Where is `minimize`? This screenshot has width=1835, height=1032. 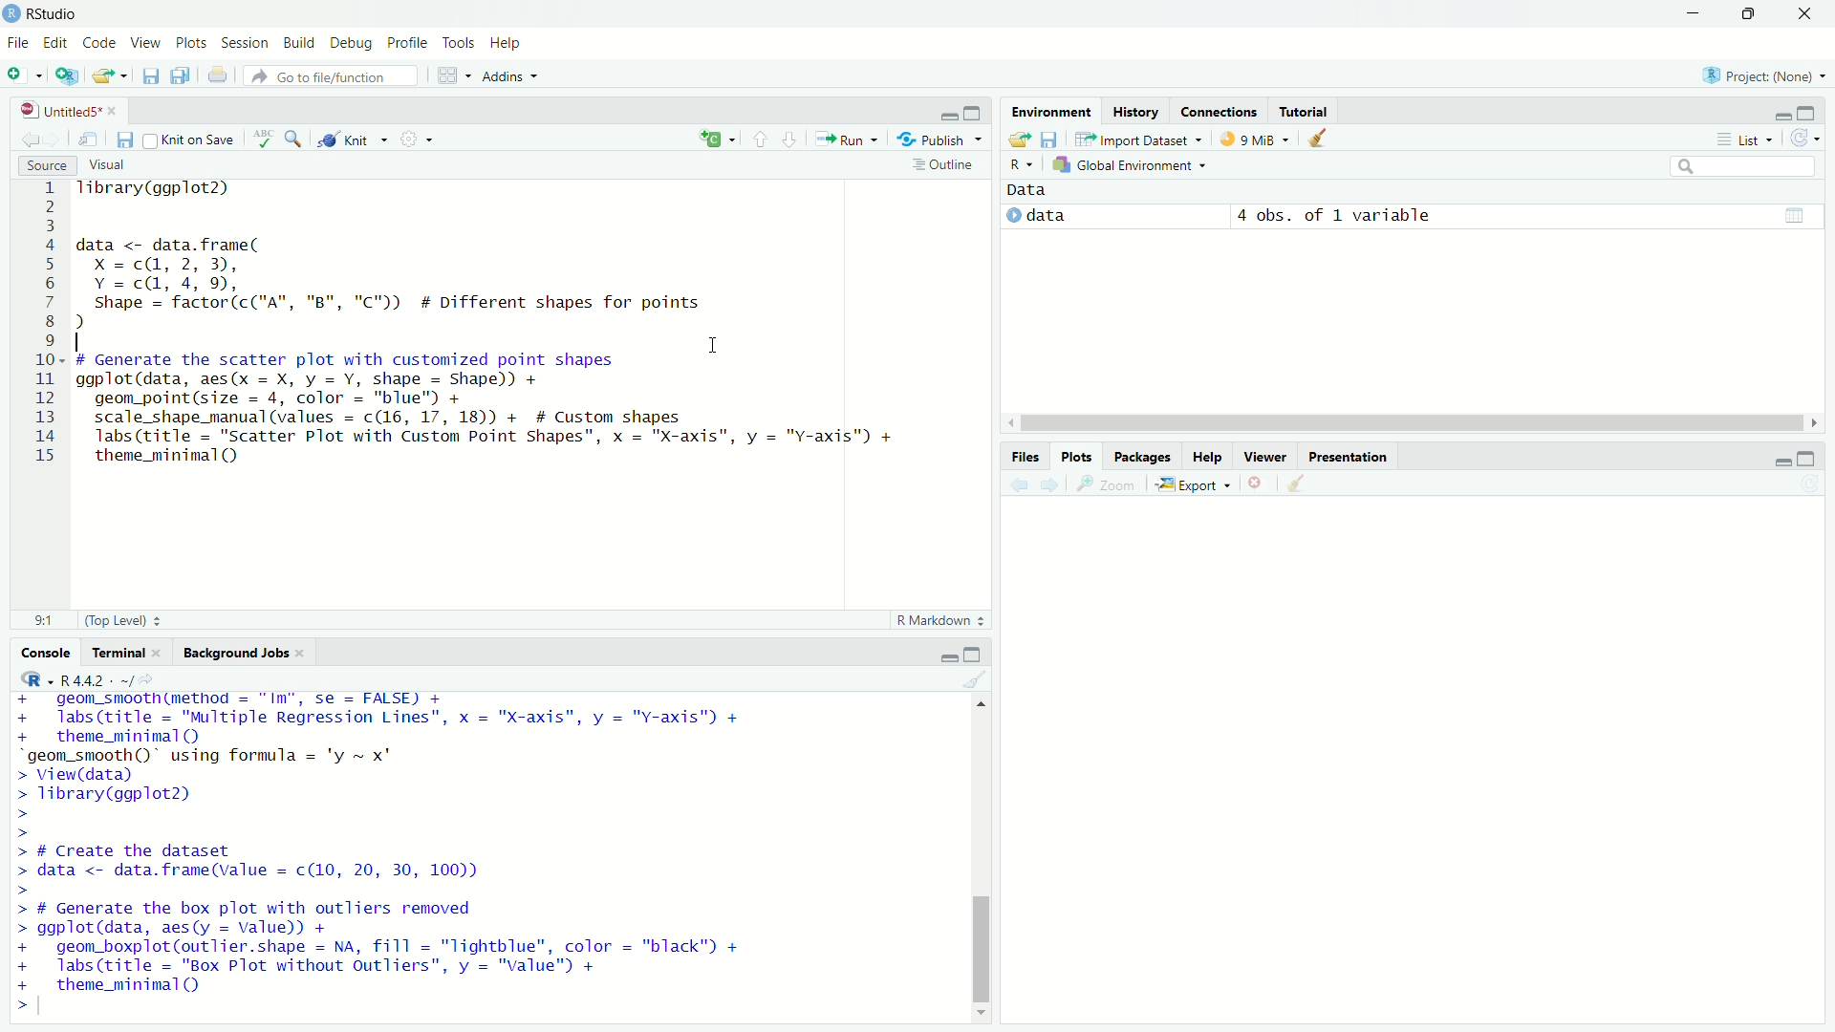
minimize is located at coordinates (1695, 13).